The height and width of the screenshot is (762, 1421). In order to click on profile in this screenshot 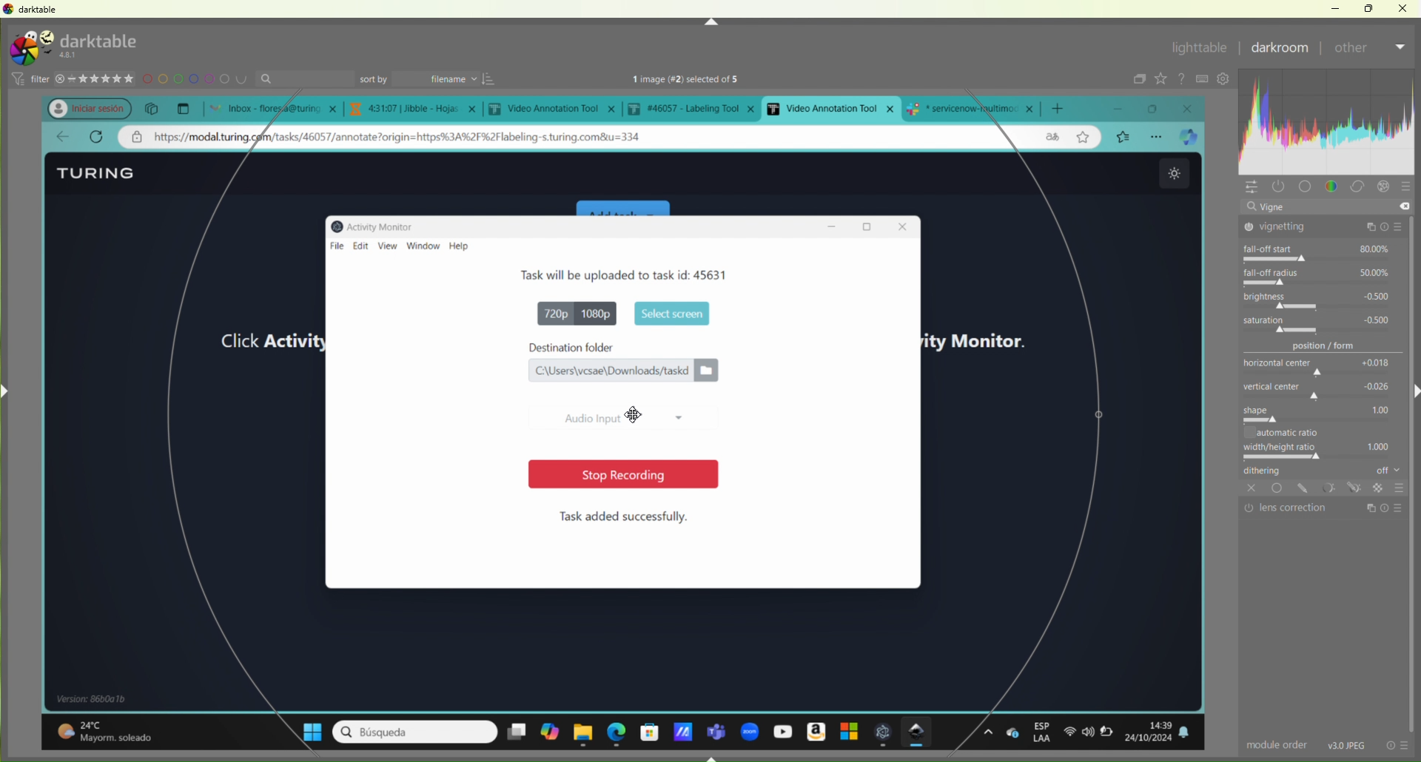, I will do `click(78, 107)`.